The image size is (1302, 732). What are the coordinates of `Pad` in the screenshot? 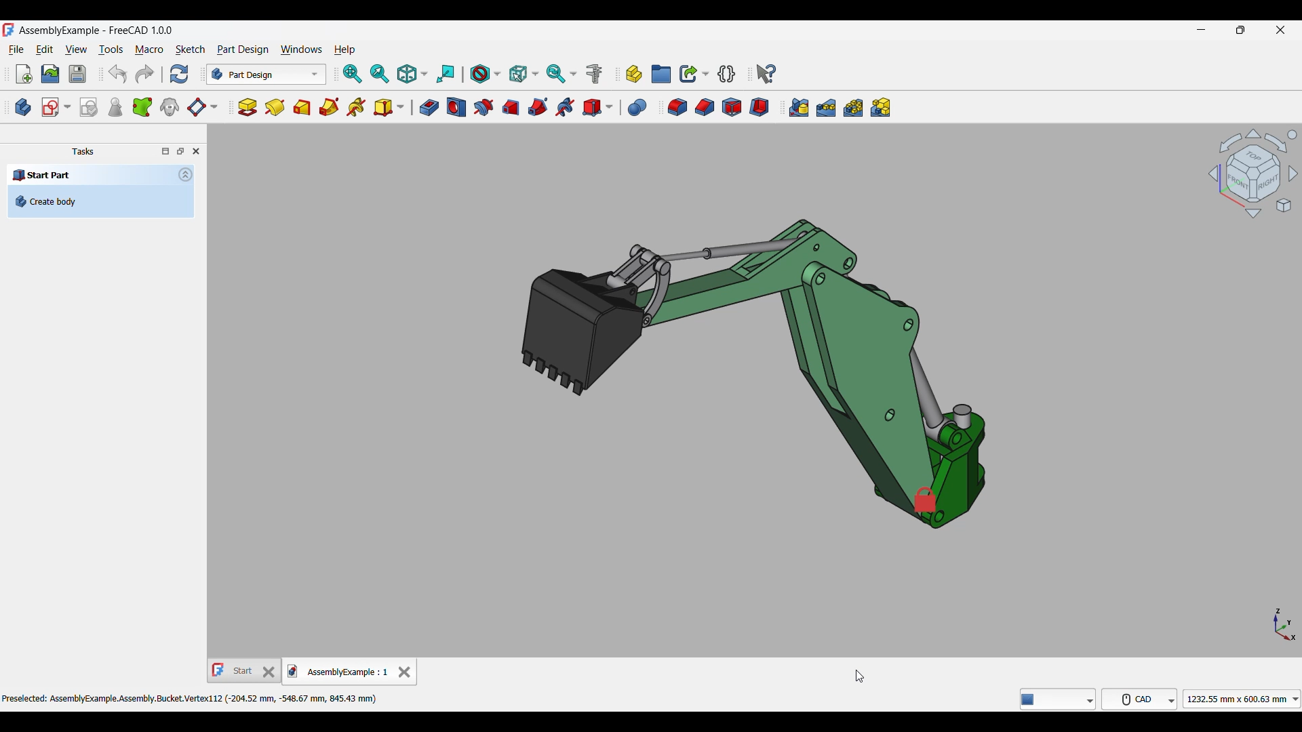 It's located at (248, 107).